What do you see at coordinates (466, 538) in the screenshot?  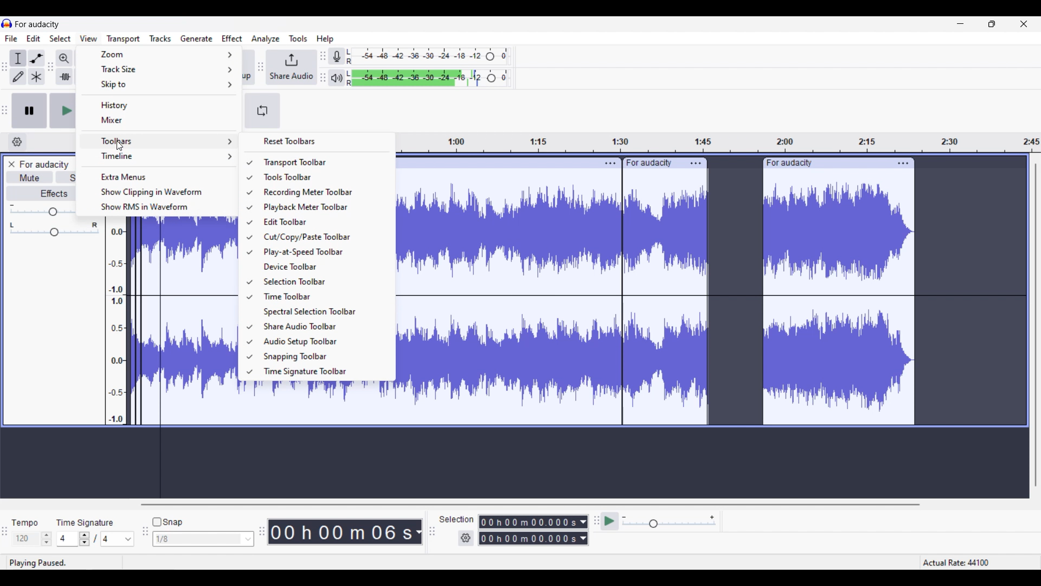 I see `Selection settings` at bounding box center [466, 538].